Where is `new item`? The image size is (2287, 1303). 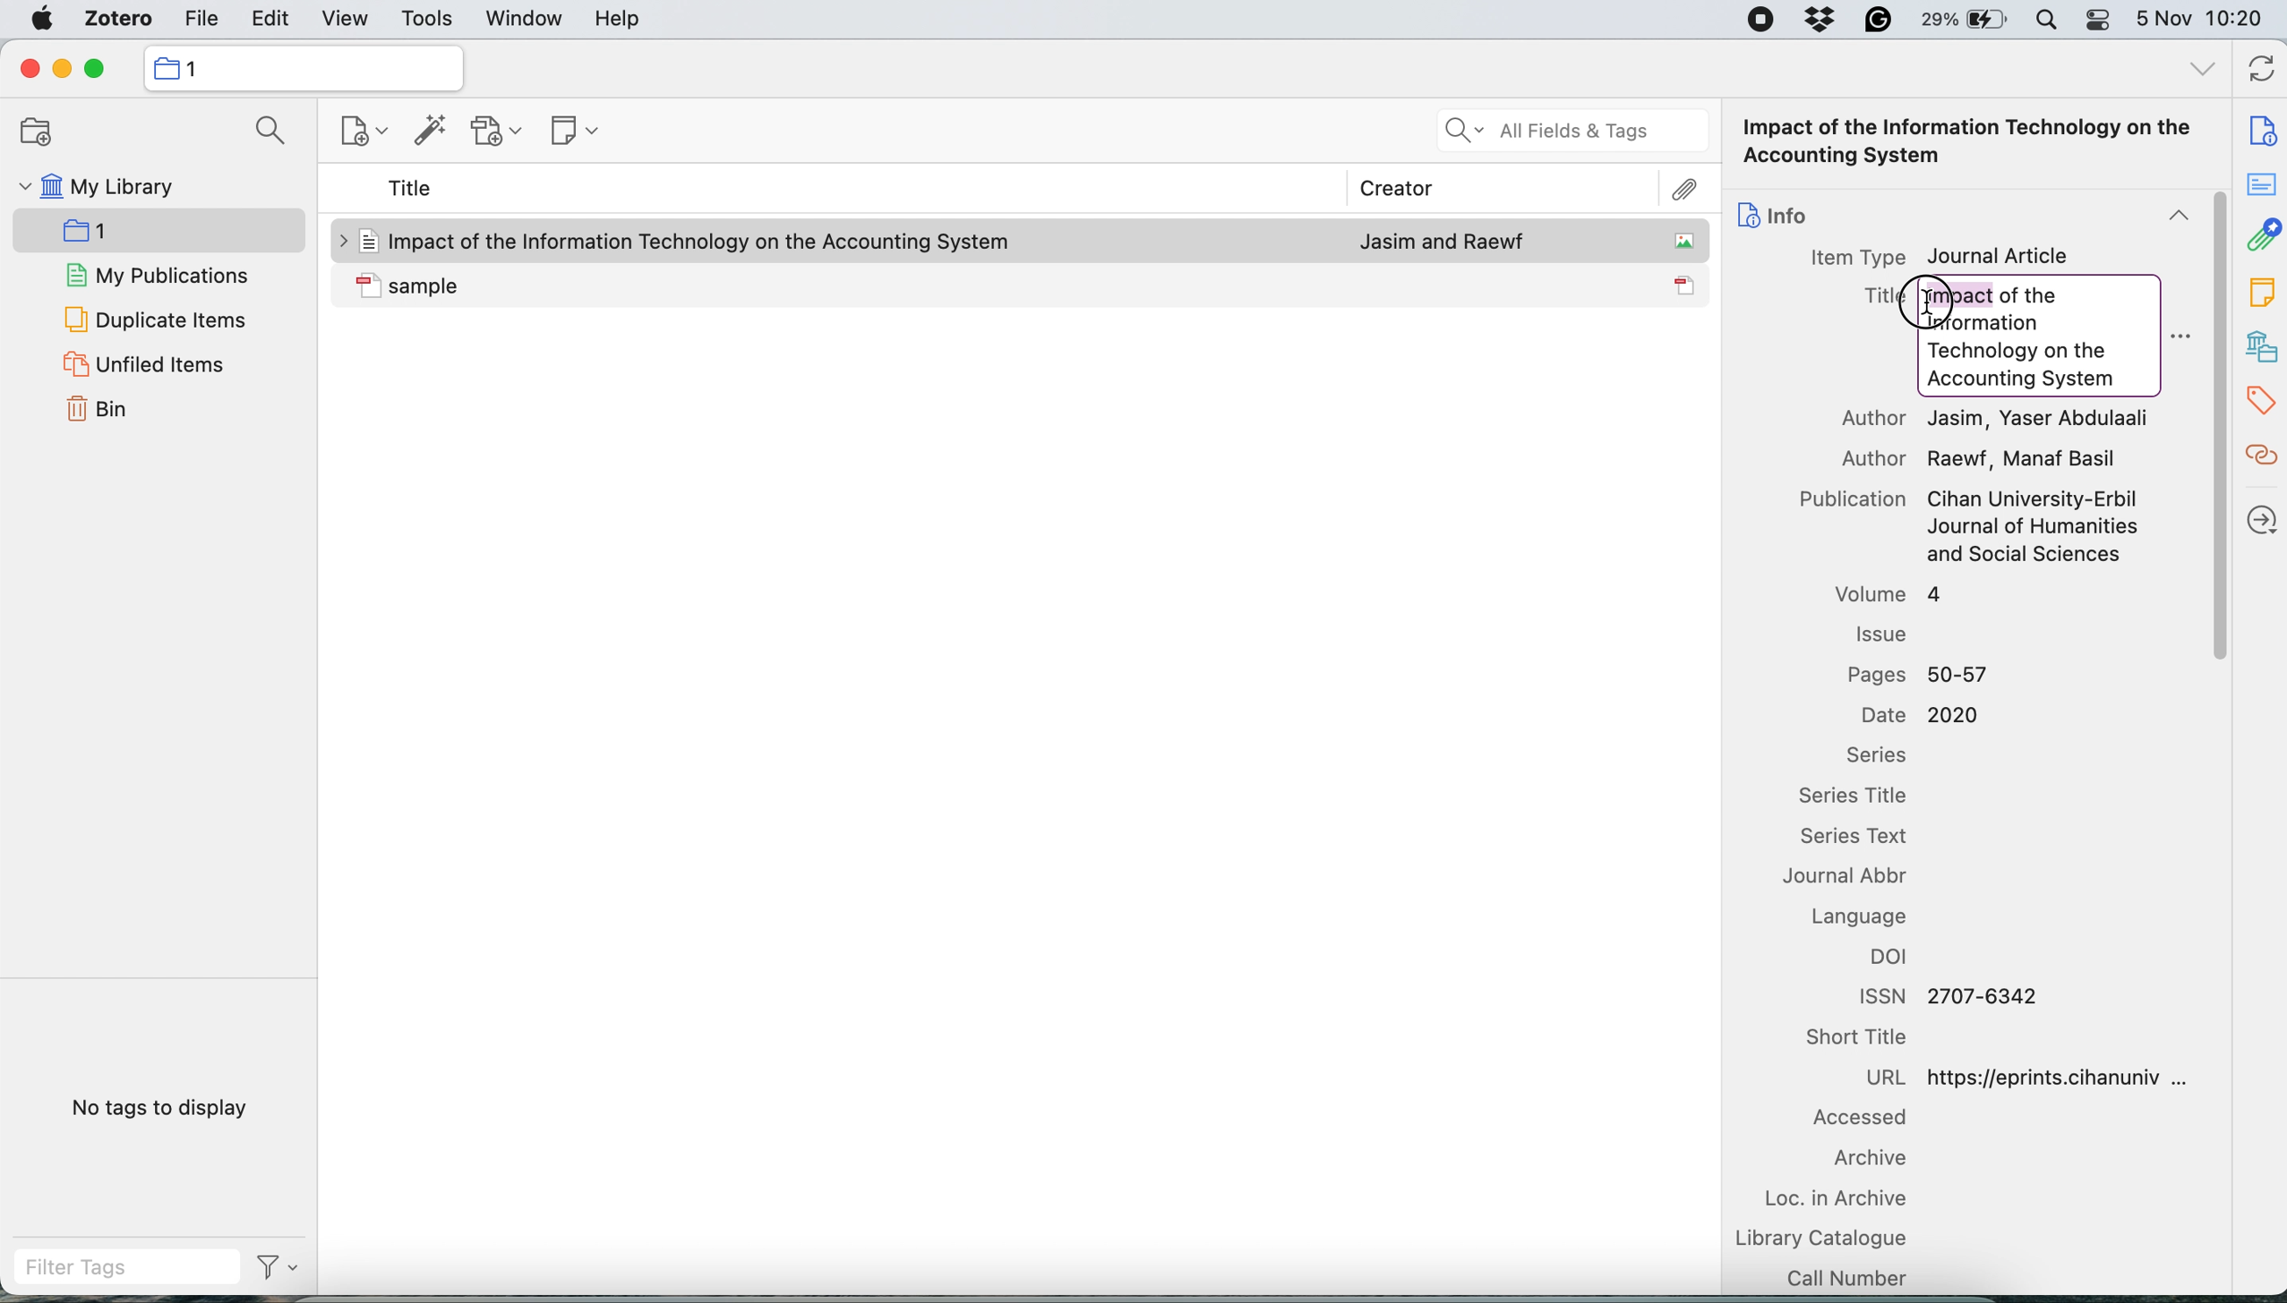
new item is located at coordinates (356, 131).